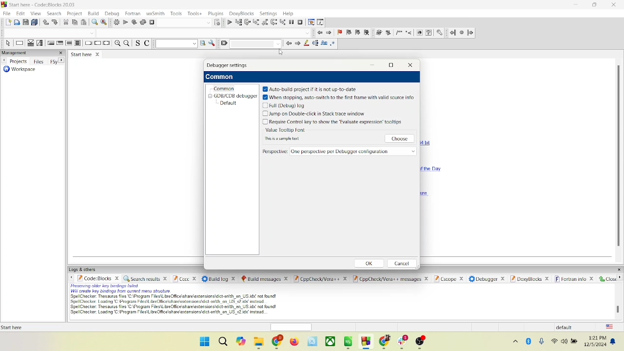  What do you see at coordinates (514, 343) in the screenshot?
I see `hidden icons` at bounding box center [514, 343].